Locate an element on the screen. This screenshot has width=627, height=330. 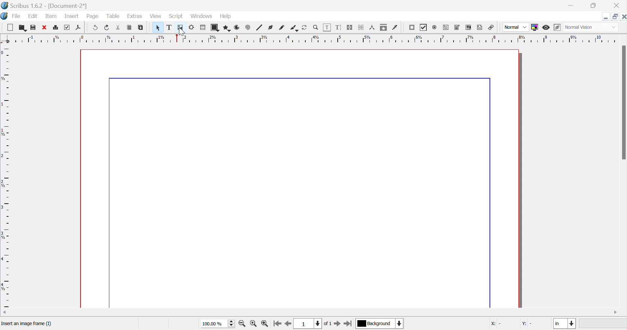
table is located at coordinates (203, 27).